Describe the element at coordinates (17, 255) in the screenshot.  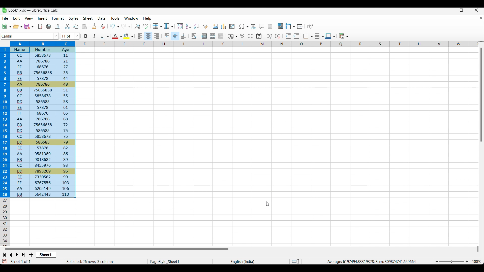
I see `Go to next sheet` at that location.